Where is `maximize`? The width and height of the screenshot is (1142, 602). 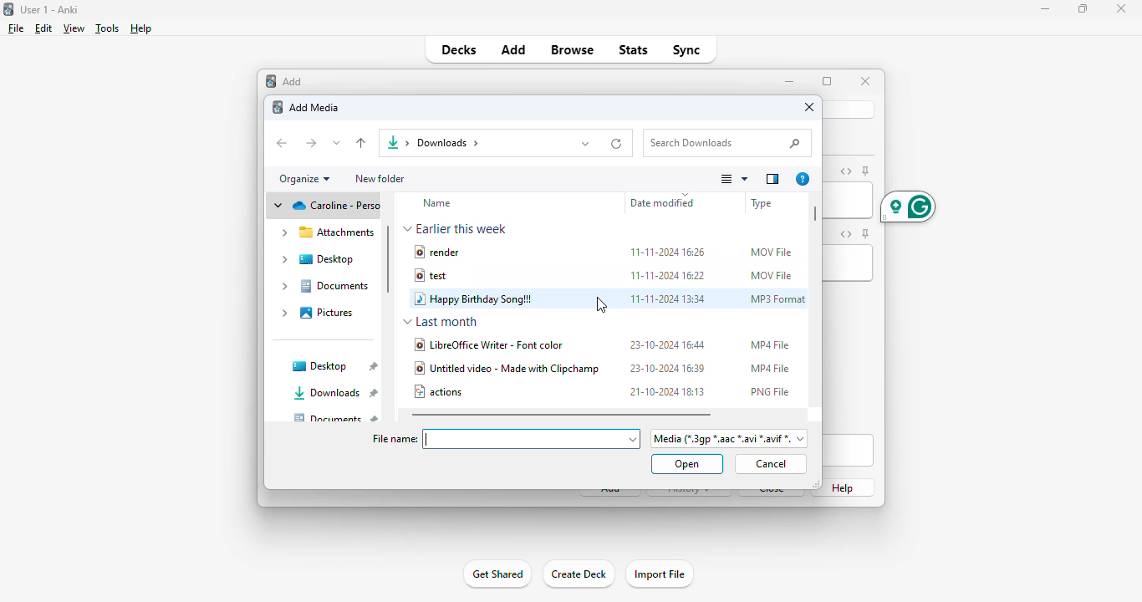 maximize is located at coordinates (1082, 8).